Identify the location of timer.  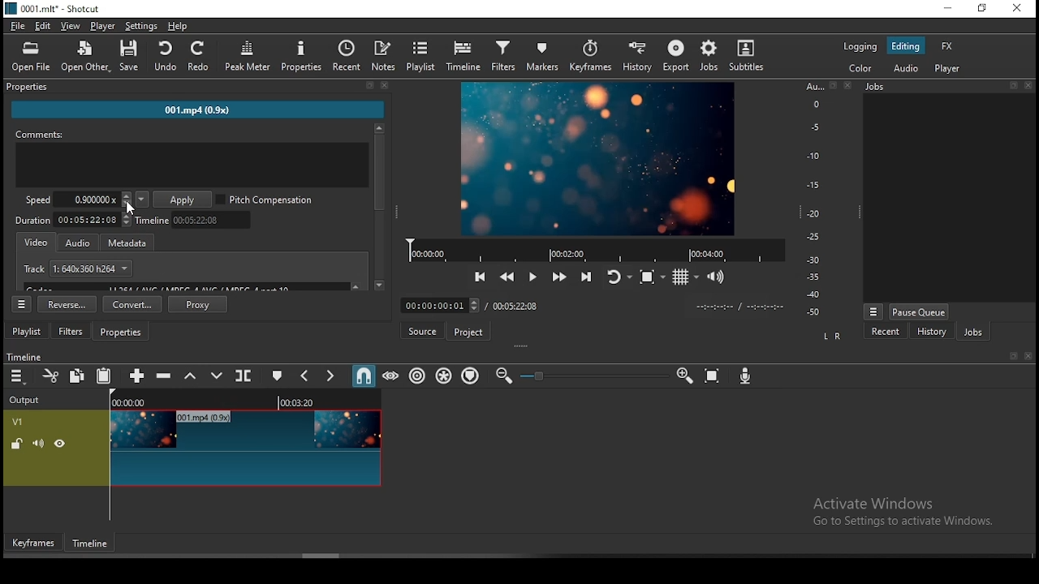
(739, 307).